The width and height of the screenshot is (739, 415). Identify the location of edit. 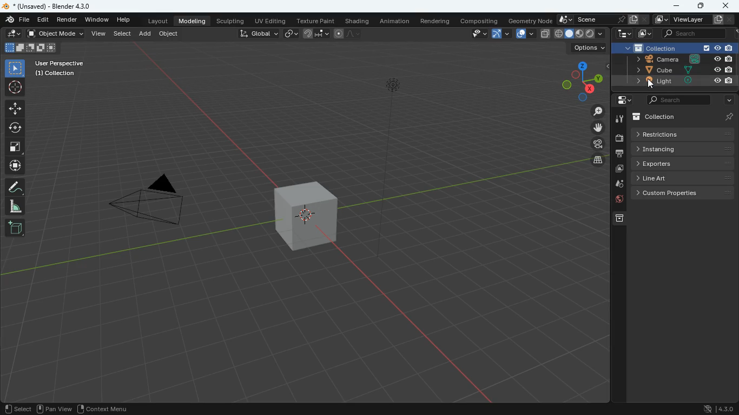
(45, 20).